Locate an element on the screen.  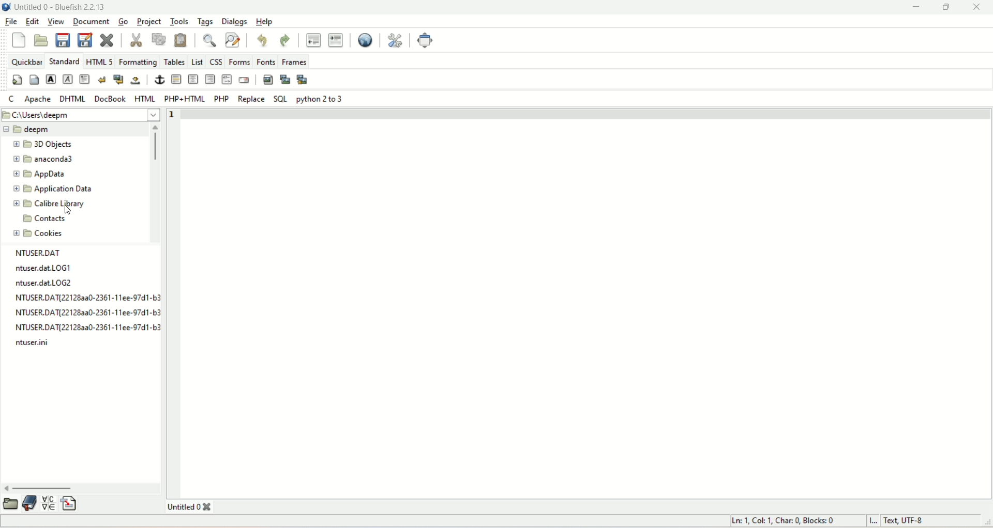
3D object is located at coordinates (39, 144).